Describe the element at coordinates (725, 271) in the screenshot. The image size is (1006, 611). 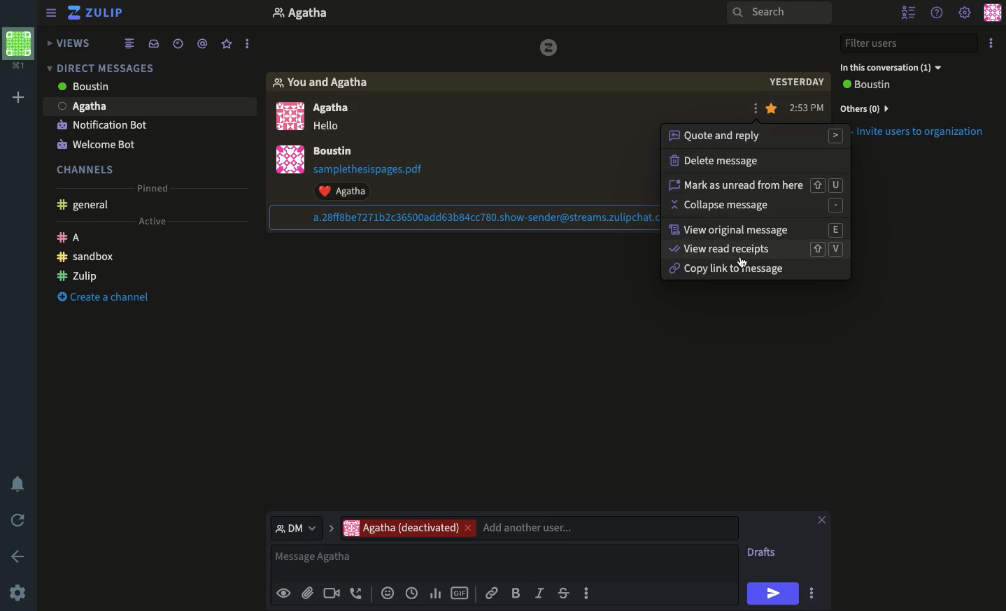
I see `Copy link to message` at that location.